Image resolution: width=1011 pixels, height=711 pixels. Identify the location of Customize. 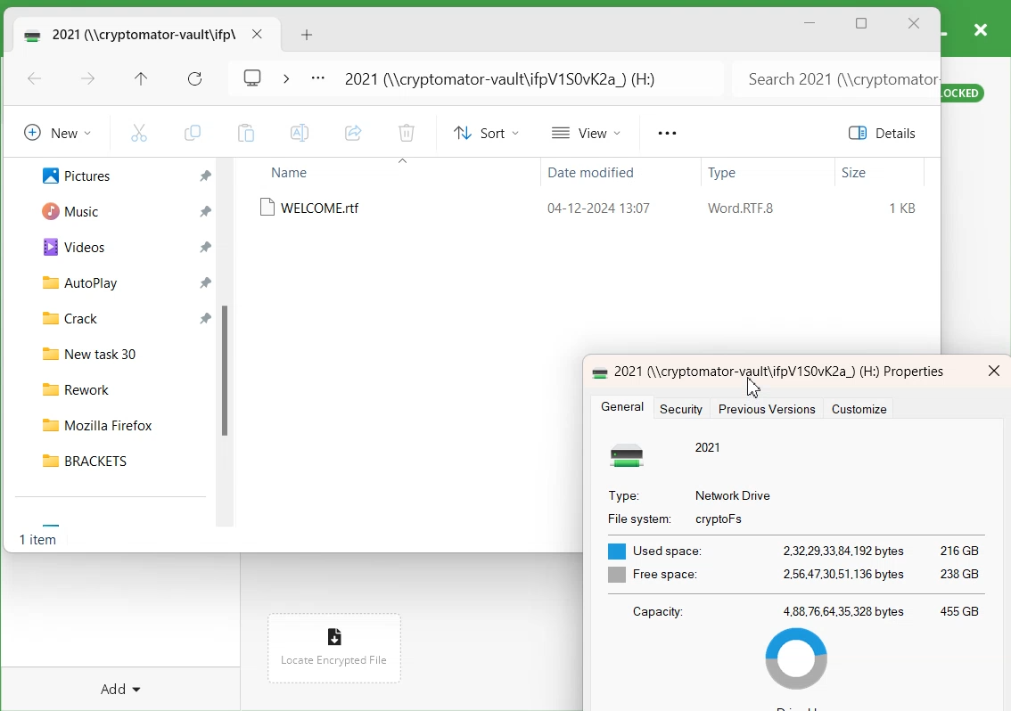
(864, 410).